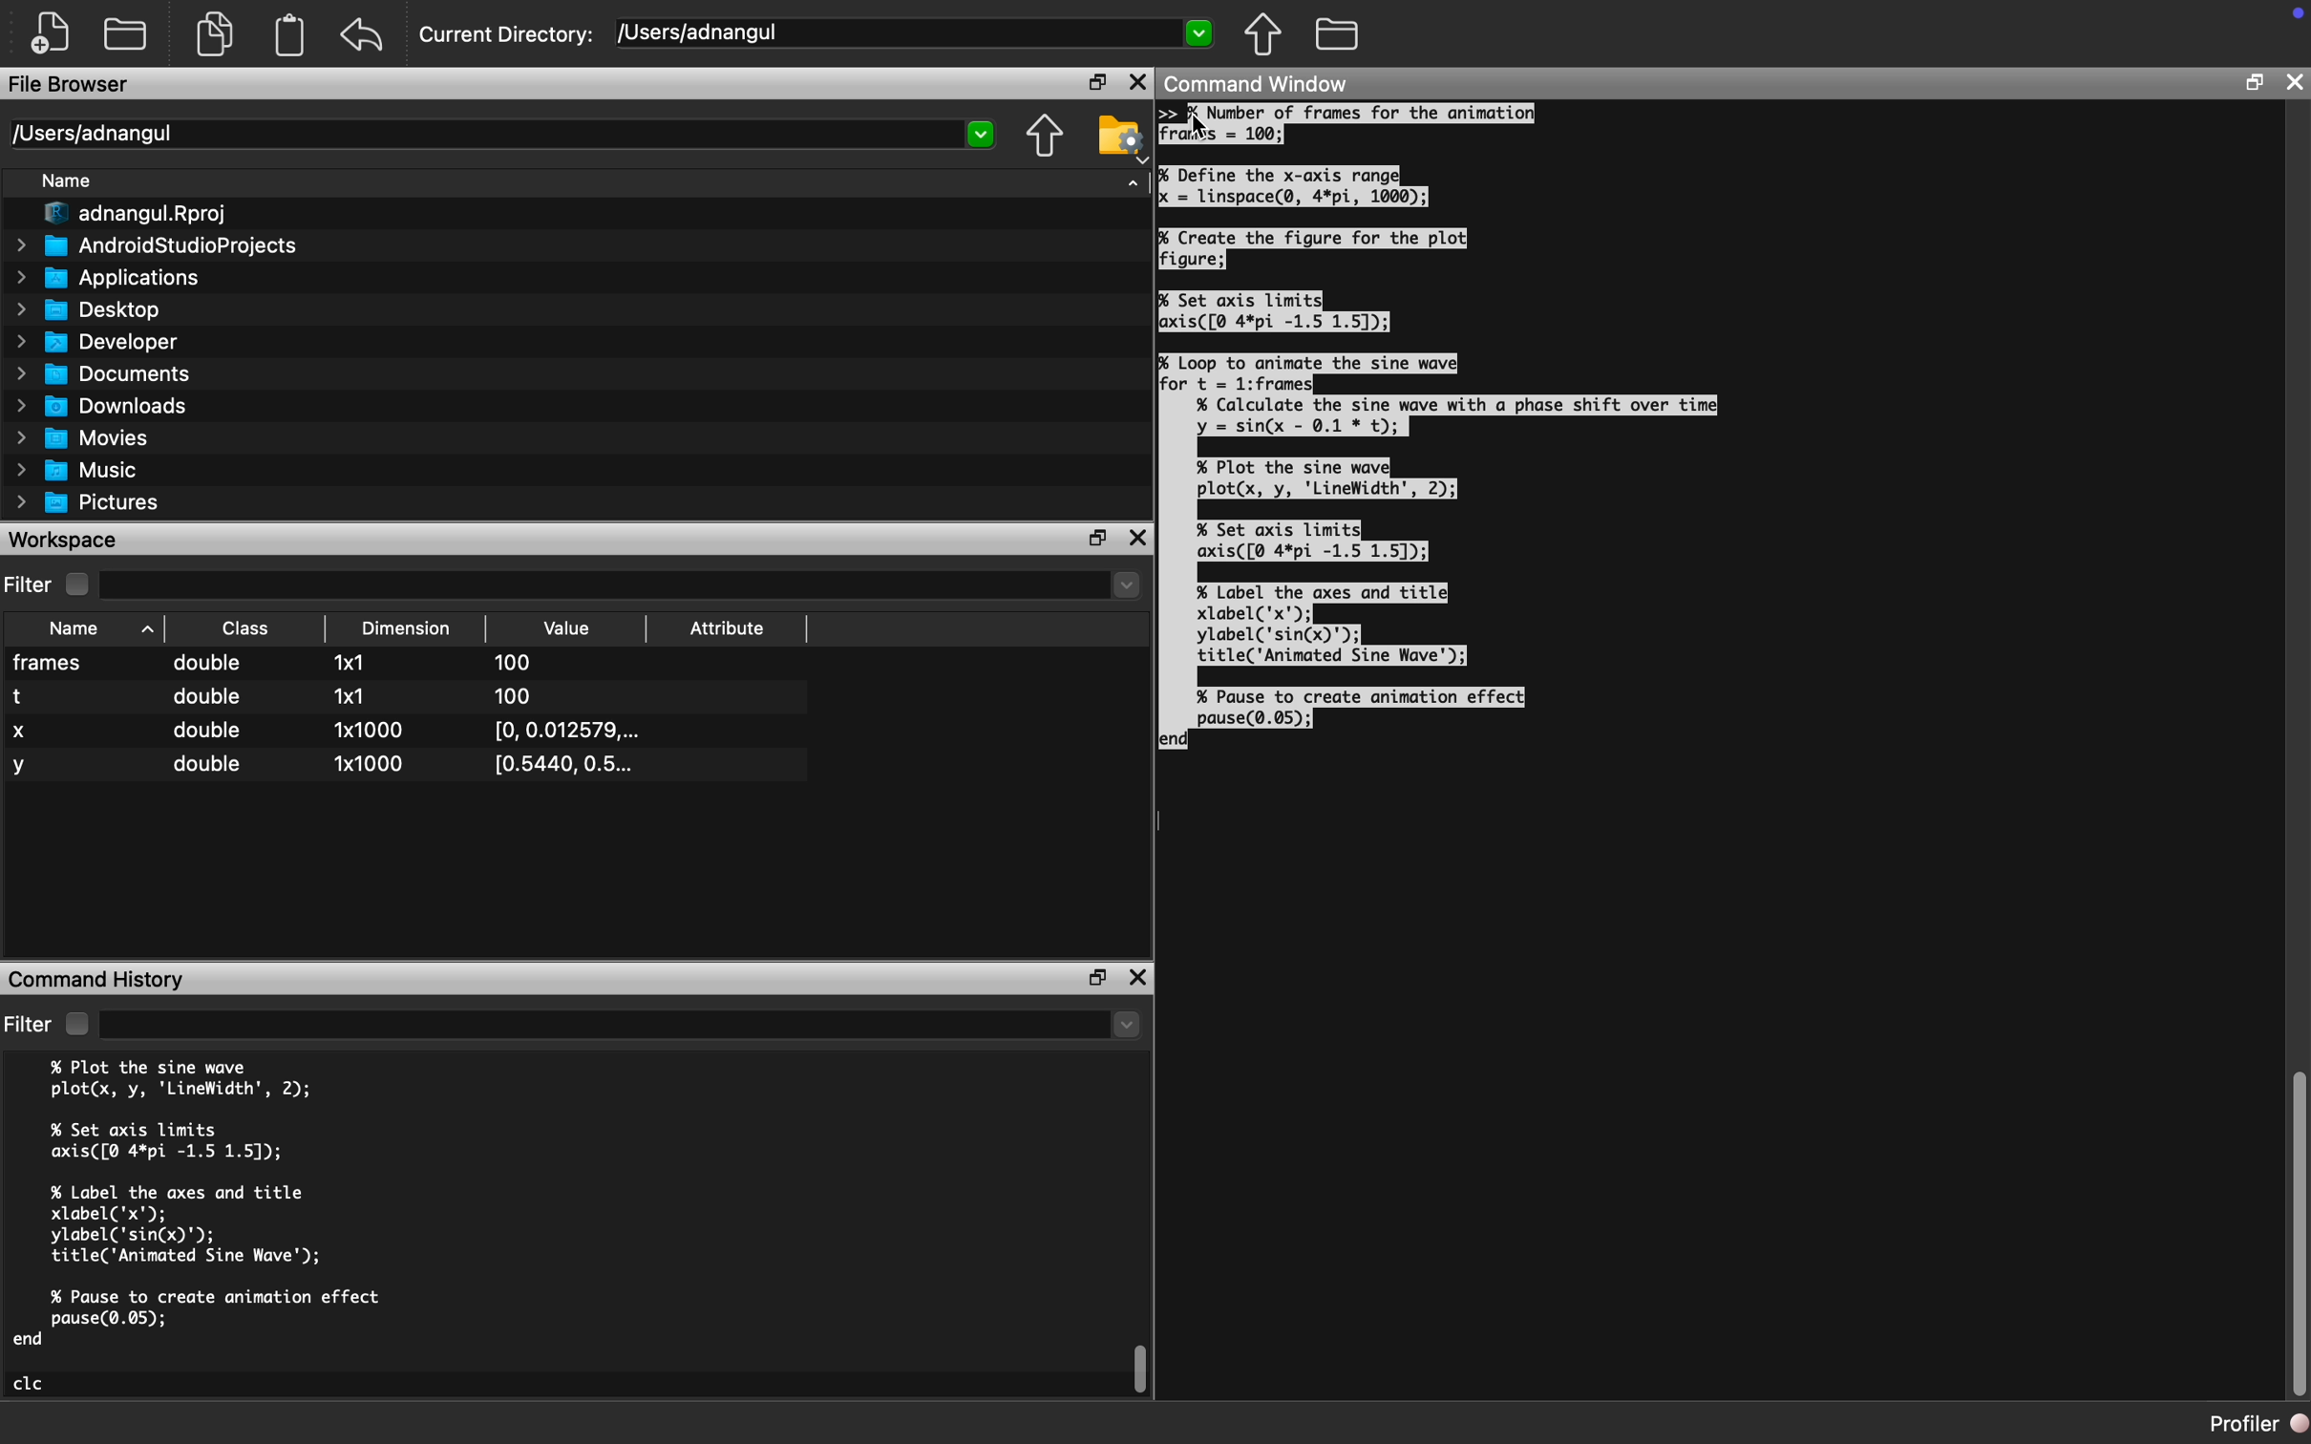 The height and width of the screenshot is (1444, 2311). Describe the element at coordinates (2260, 1424) in the screenshot. I see `Profiler` at that location.